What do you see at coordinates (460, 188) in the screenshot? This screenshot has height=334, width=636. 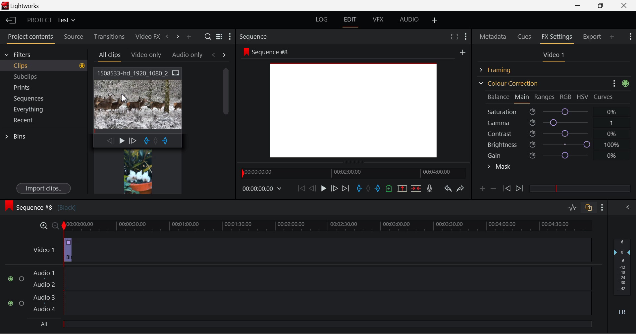 I see `Redo` at bounding box center [460, 188].